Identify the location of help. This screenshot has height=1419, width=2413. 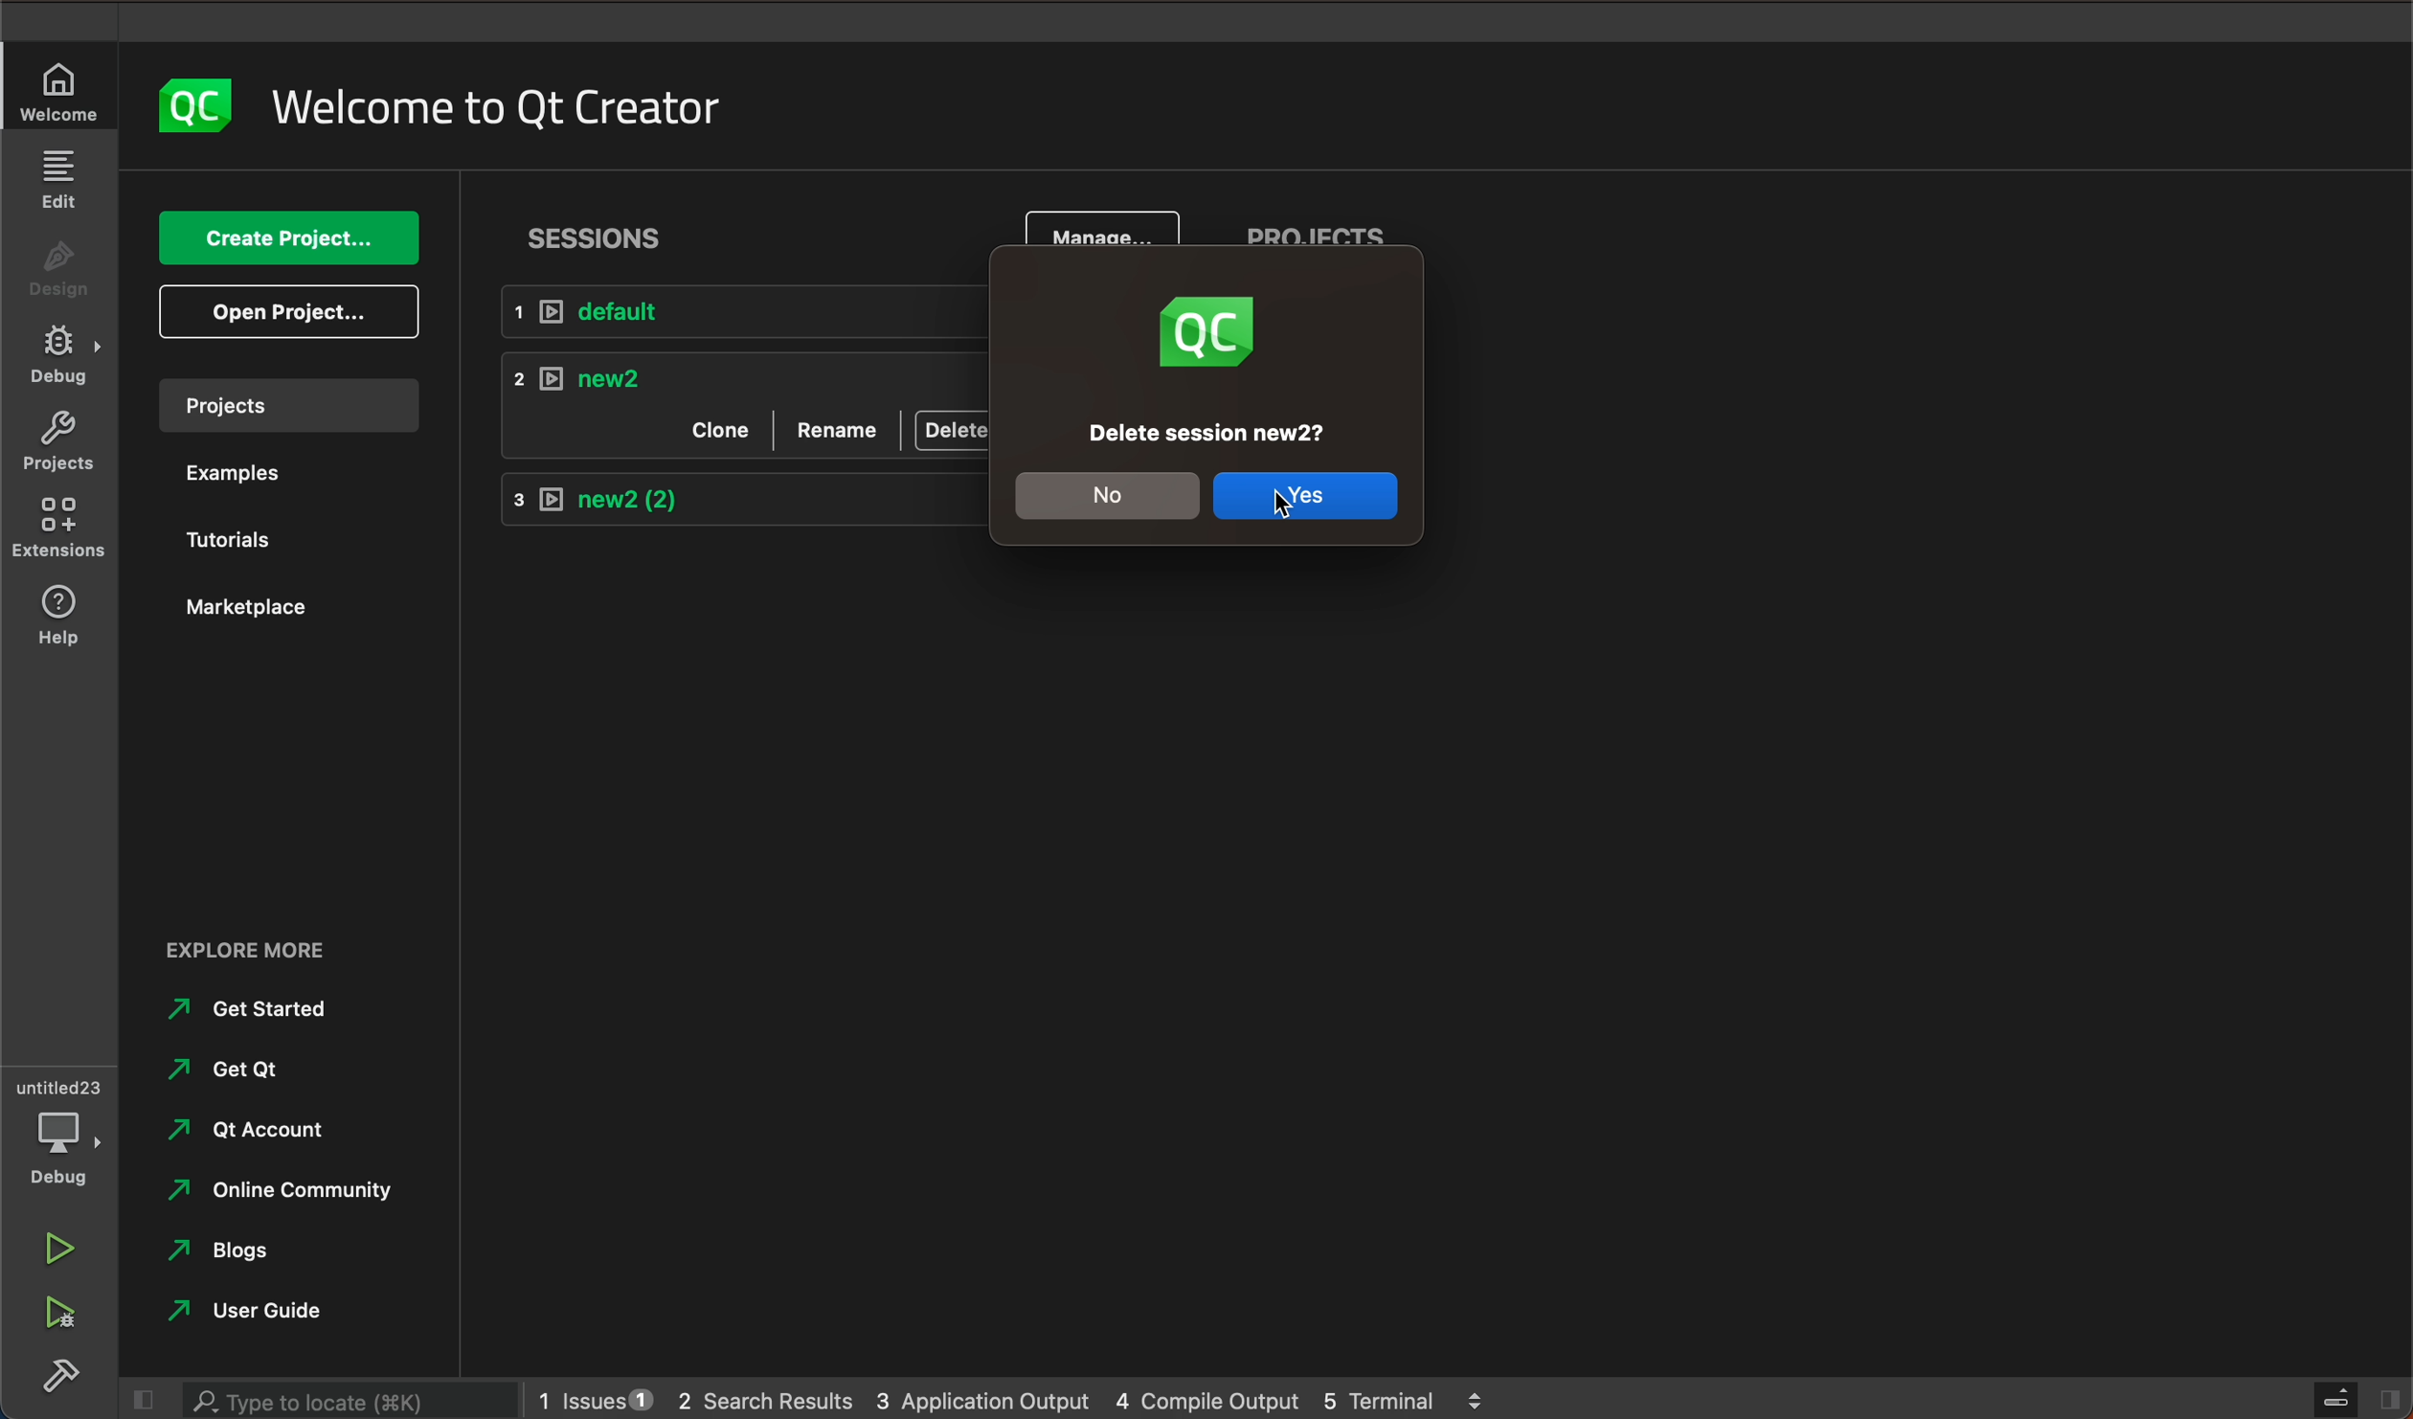
(56, 618).